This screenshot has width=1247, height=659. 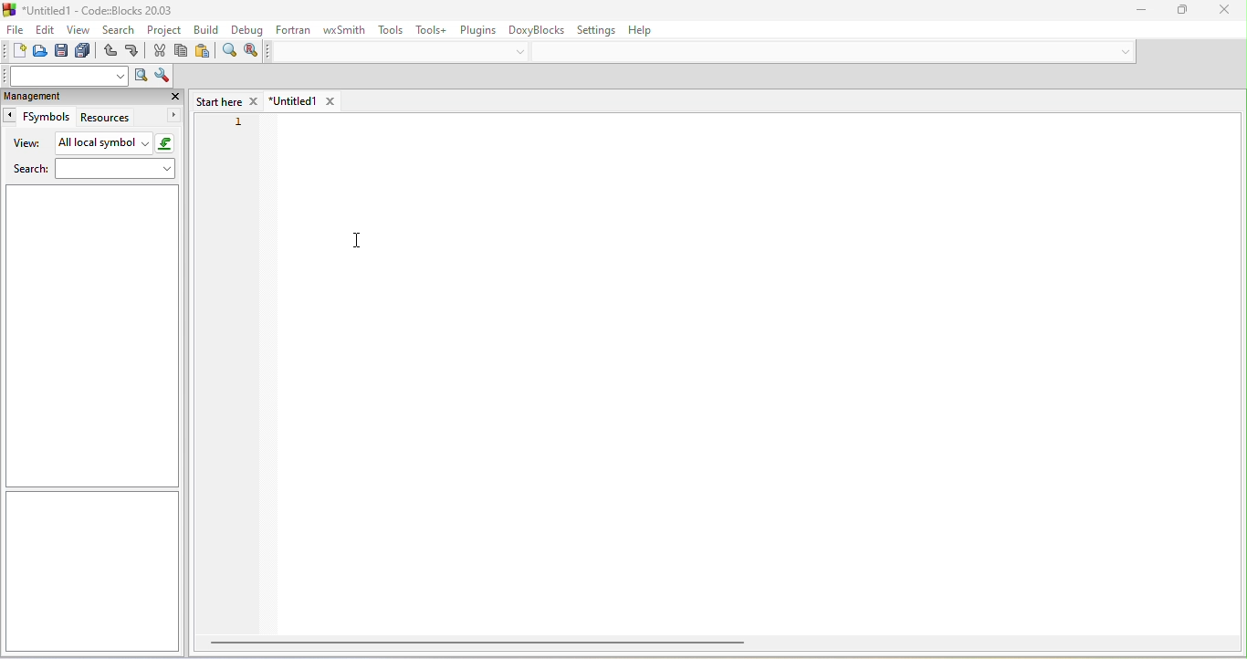 I want to click on minimize, so click(x=1135, y=12).